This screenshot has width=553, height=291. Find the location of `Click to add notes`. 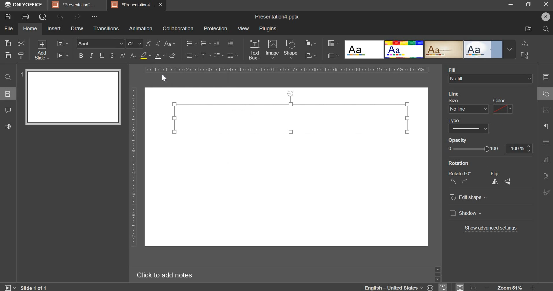

Click to add notes is located at coordinates (169, 275).